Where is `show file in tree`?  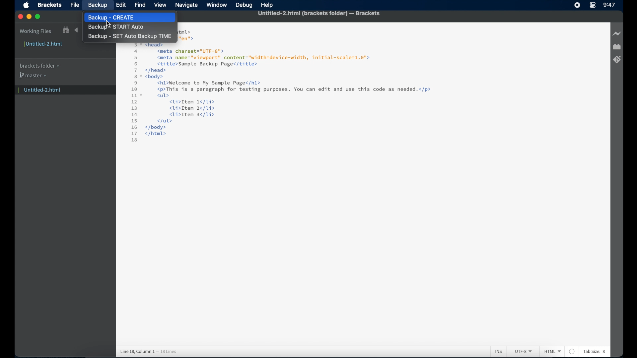
show file in tree is located at coordinates (66, 30).